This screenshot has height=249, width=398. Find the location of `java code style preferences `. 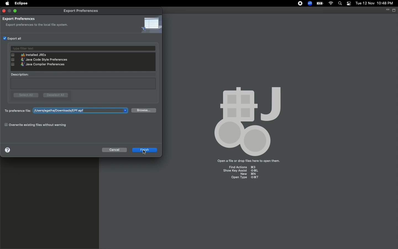

java code style preferences  is located at coordinates (40, 59).